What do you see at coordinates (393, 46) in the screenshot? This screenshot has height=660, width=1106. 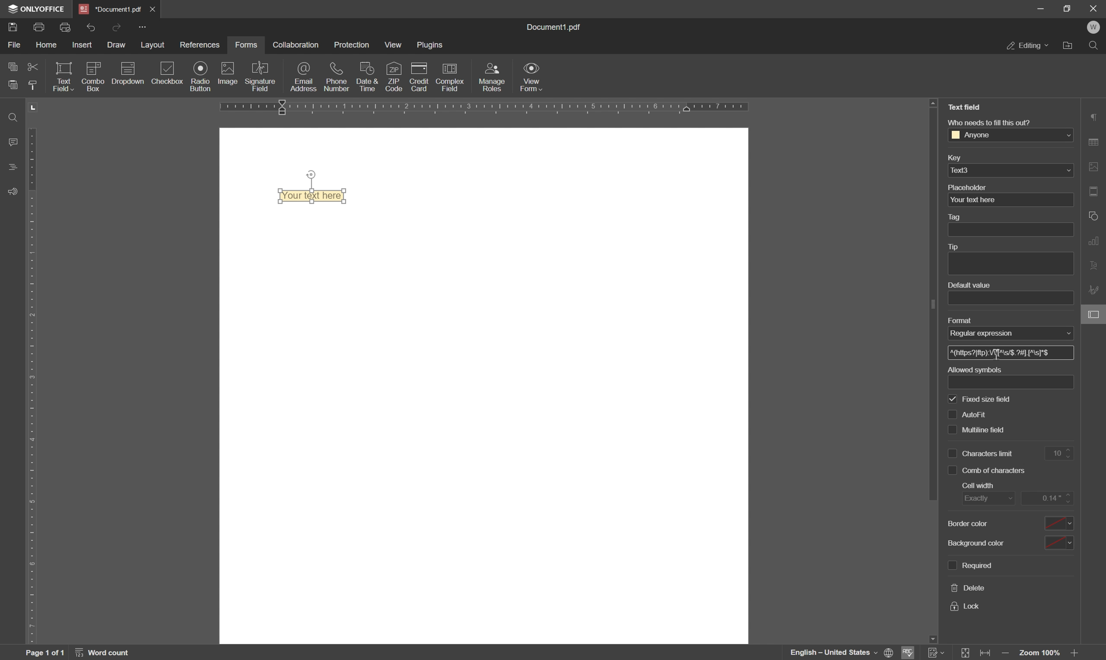 I see `view` at bounding box center [393, 46].